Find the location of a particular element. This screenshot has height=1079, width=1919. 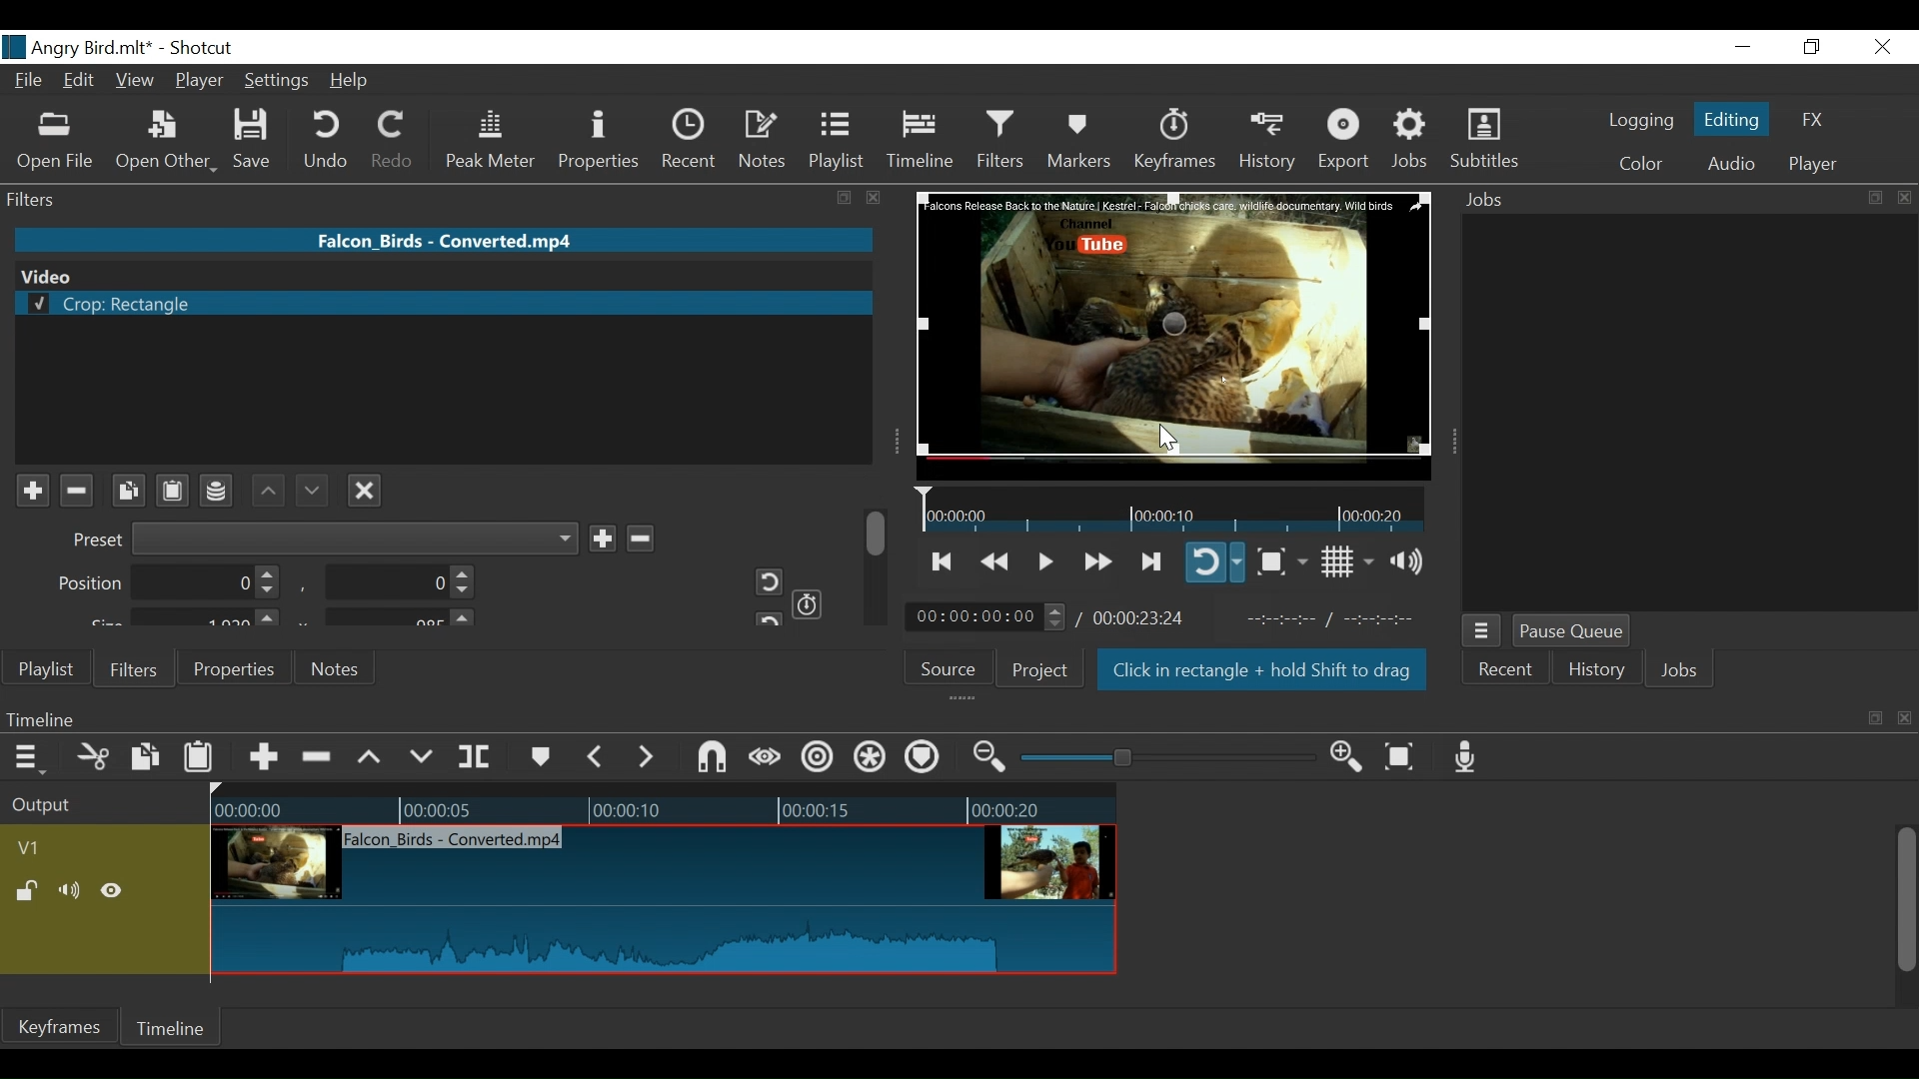

Toggle display grid on player is located at coordinates (1350, 561).